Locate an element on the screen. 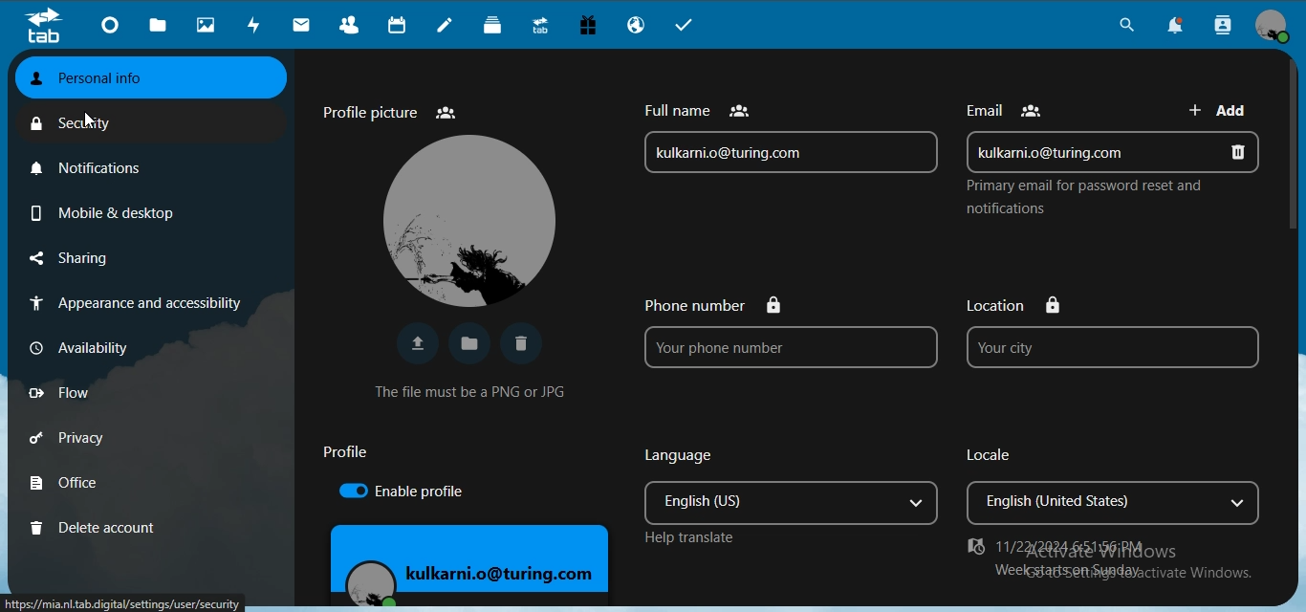  upgrade is located at coordinates (543, 28).